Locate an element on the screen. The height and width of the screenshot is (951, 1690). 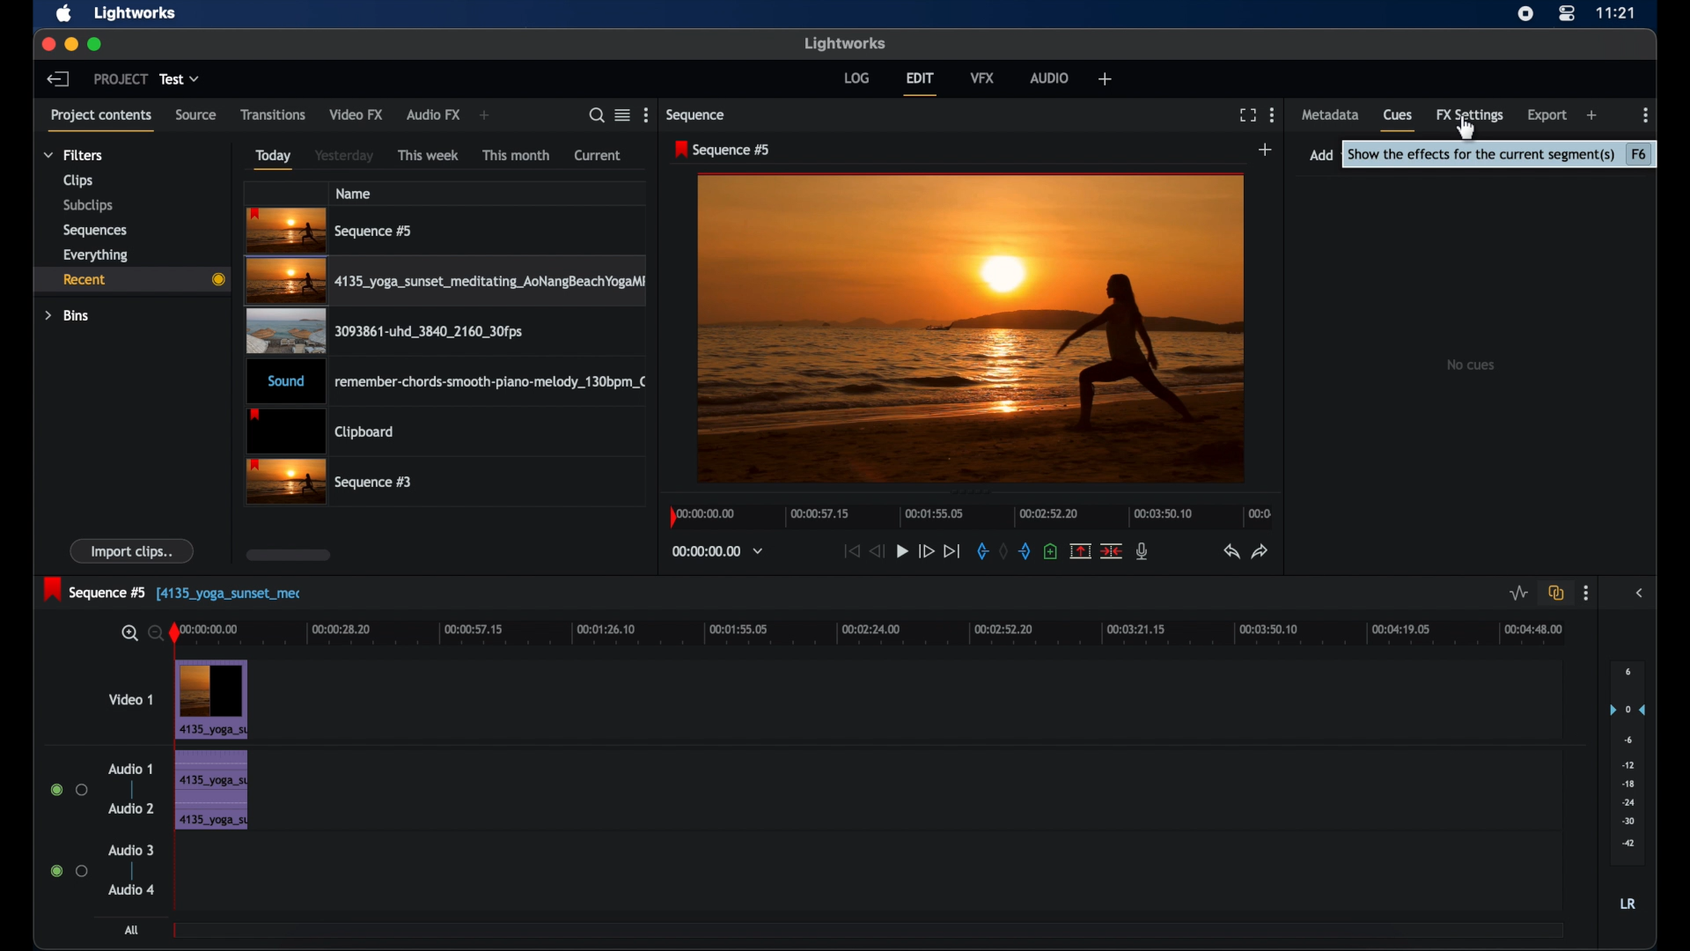
remove the marked section is located at coordinates (1079, 551).